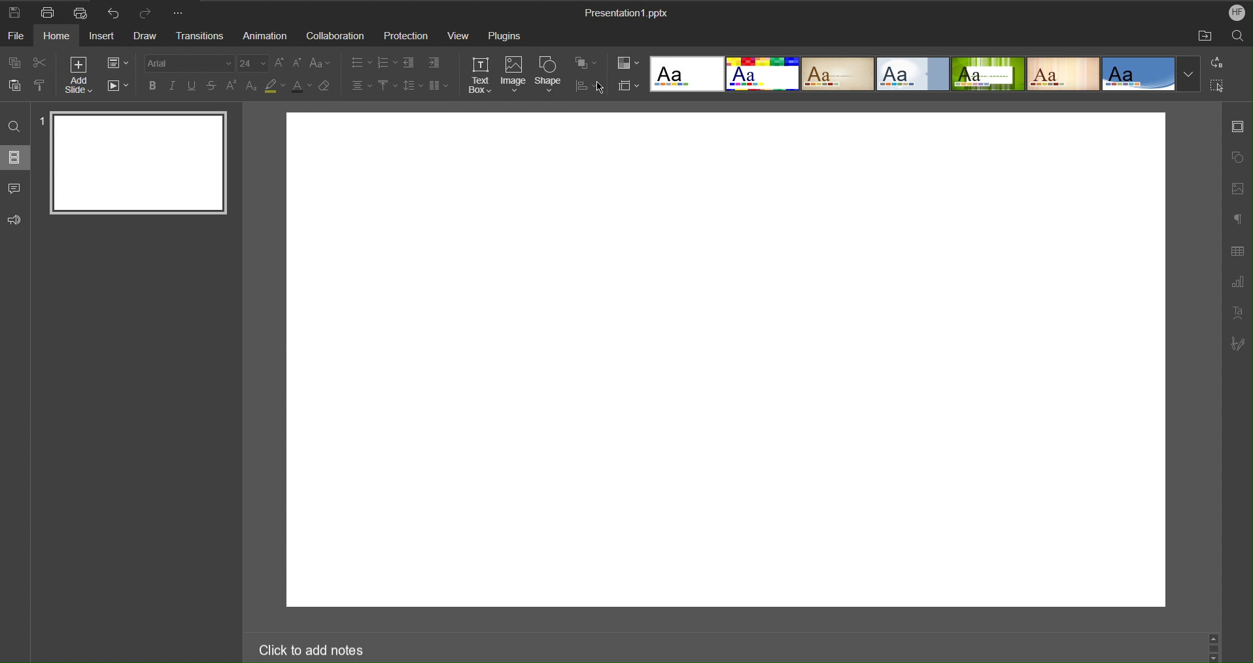 This screenshot has width=1253, height=663. What do you see at coordinates (154, 86) in the screenshot?
I see `Bold` at bounding box center [154, 86].